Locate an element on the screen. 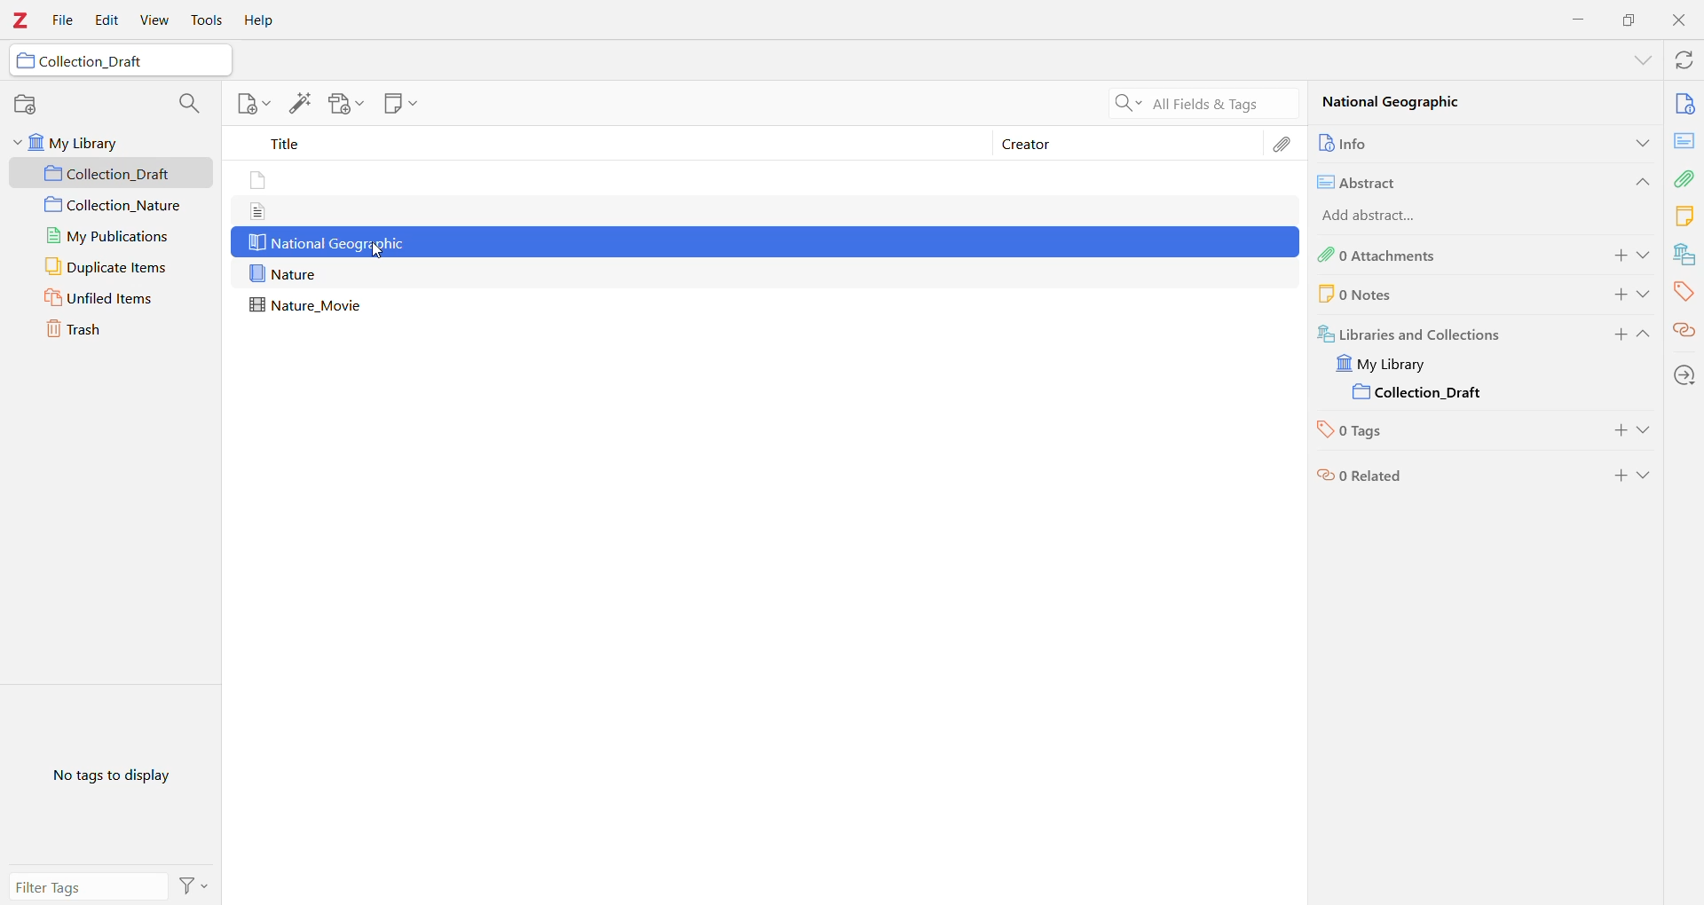 The width and height of the screenshot is (1704, 905). Expand Section is located at coordinates (1646, 434).